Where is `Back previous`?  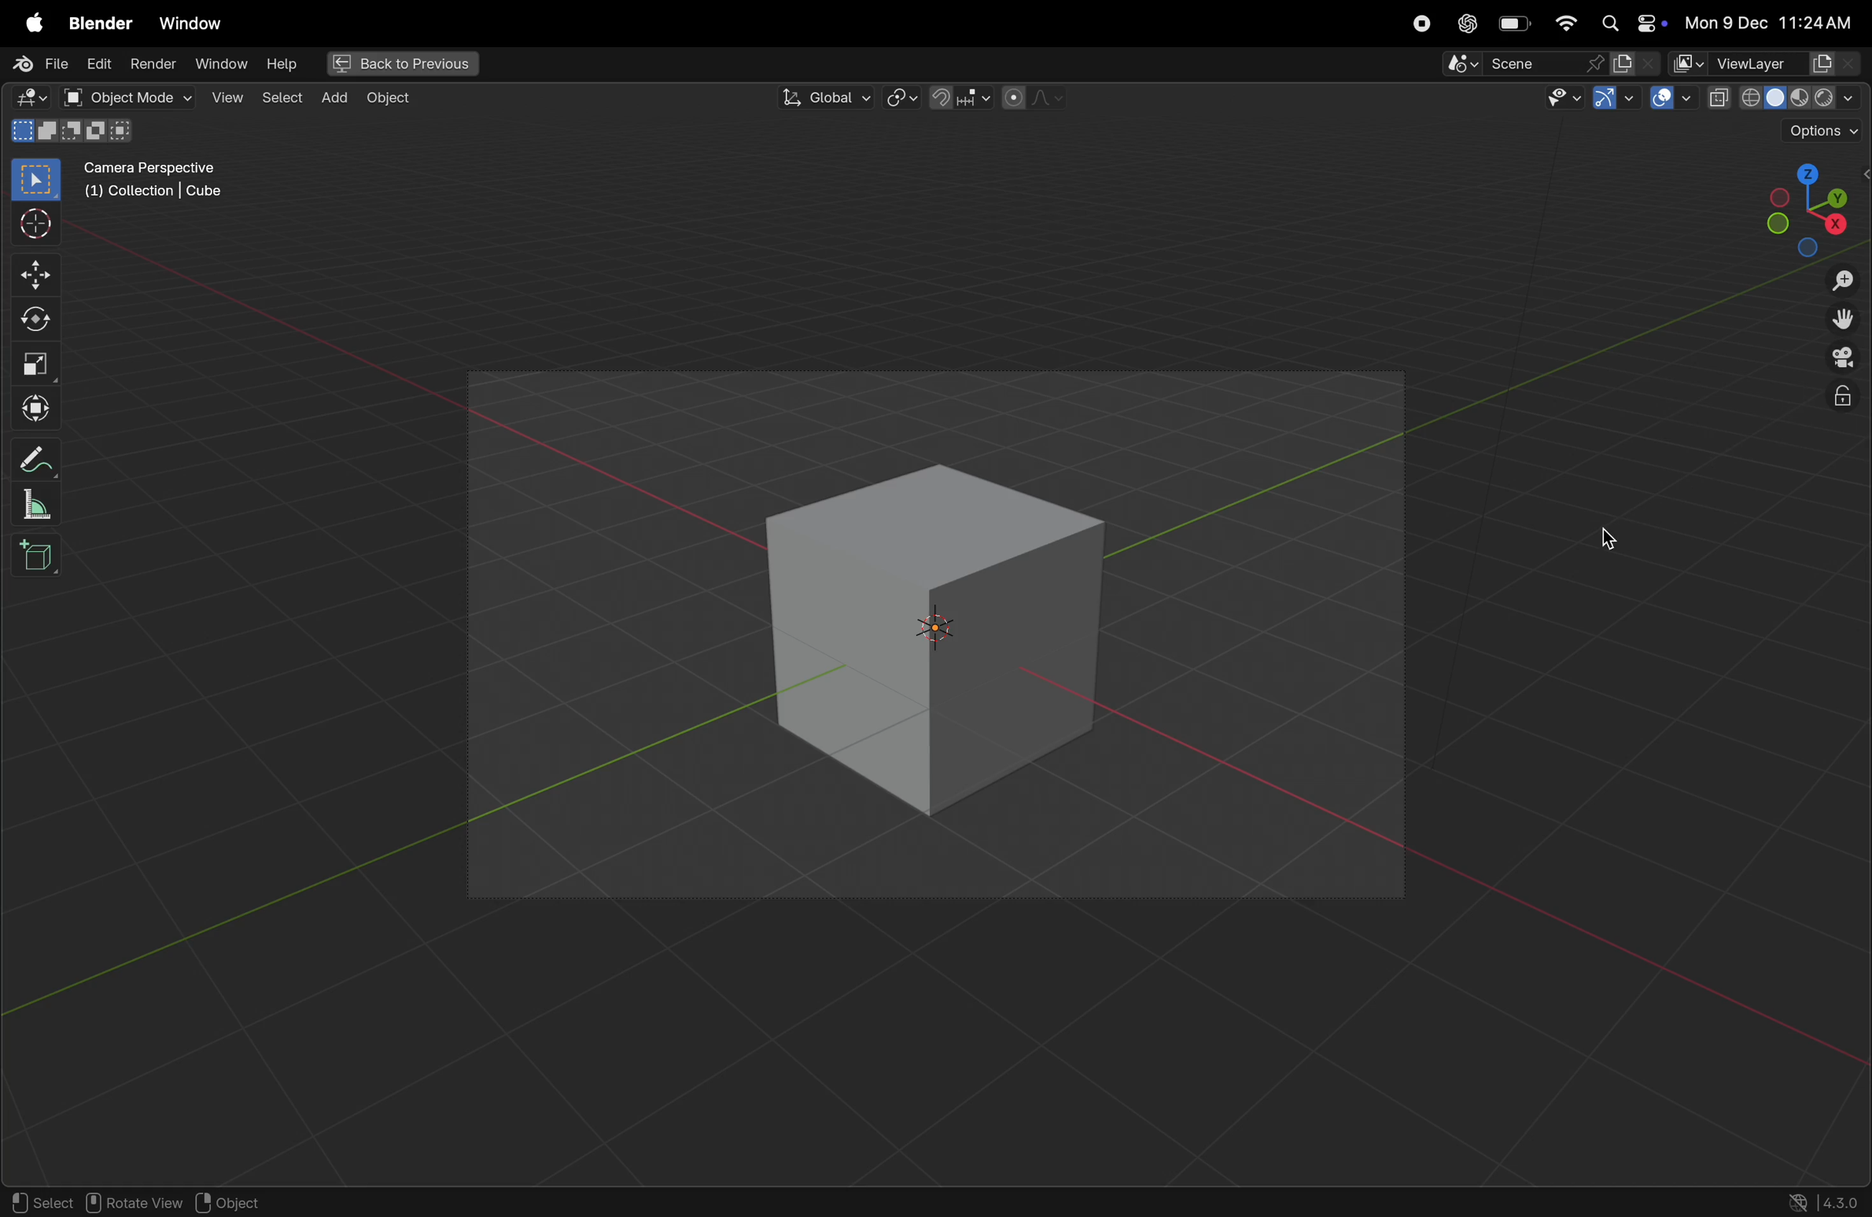
Back previous is located at coordinates (402, 63).